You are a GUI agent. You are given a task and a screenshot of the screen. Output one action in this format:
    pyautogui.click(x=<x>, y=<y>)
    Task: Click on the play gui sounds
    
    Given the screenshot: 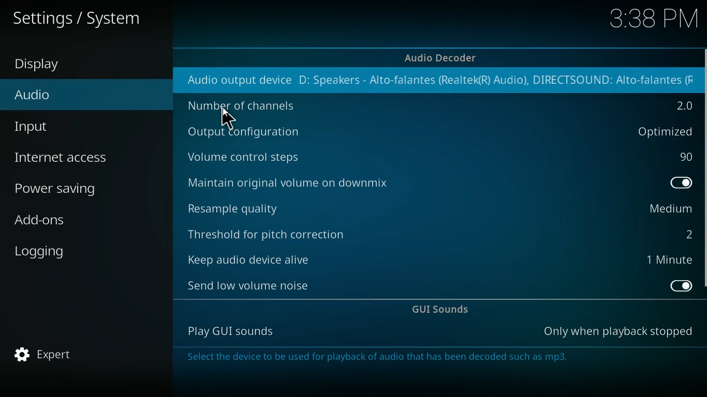 What is the action you would take?
    pyautogui.click(x=227, y=331)
    